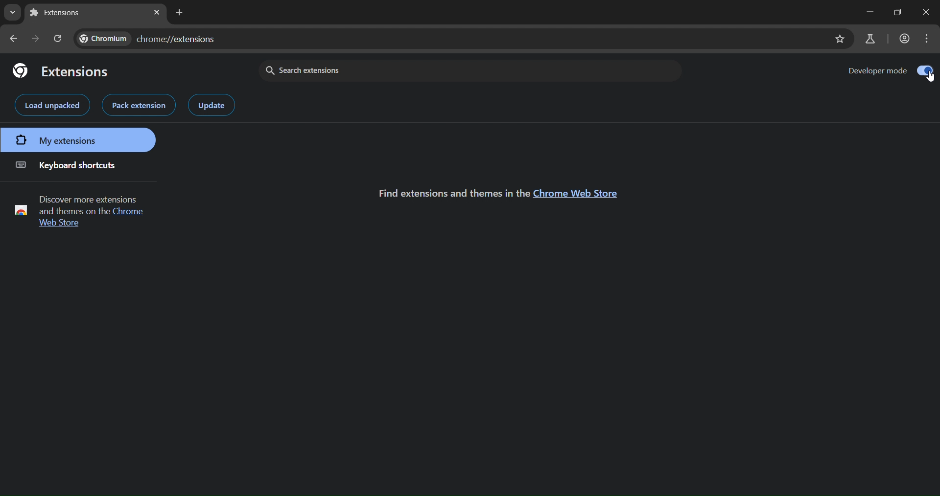 This screenshot has width=940, height=496. Describe the element at coordinates (581, 194) in the screenshot. I see ` Chrome Web Store` at that location.